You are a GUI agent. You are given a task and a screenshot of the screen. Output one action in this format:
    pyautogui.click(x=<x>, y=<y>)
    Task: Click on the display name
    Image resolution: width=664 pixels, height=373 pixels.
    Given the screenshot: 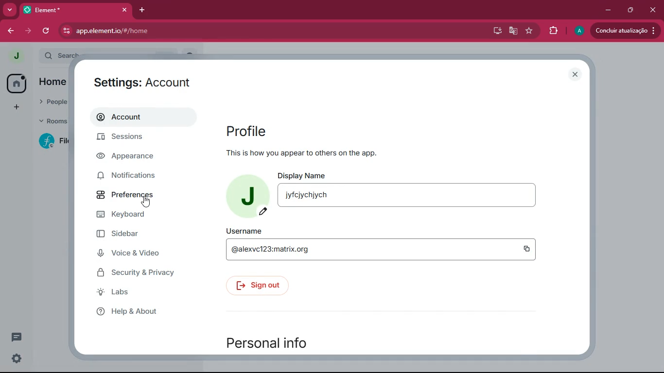 What is the action you would take?
    pyautogui.click(x=408, y=189)
    